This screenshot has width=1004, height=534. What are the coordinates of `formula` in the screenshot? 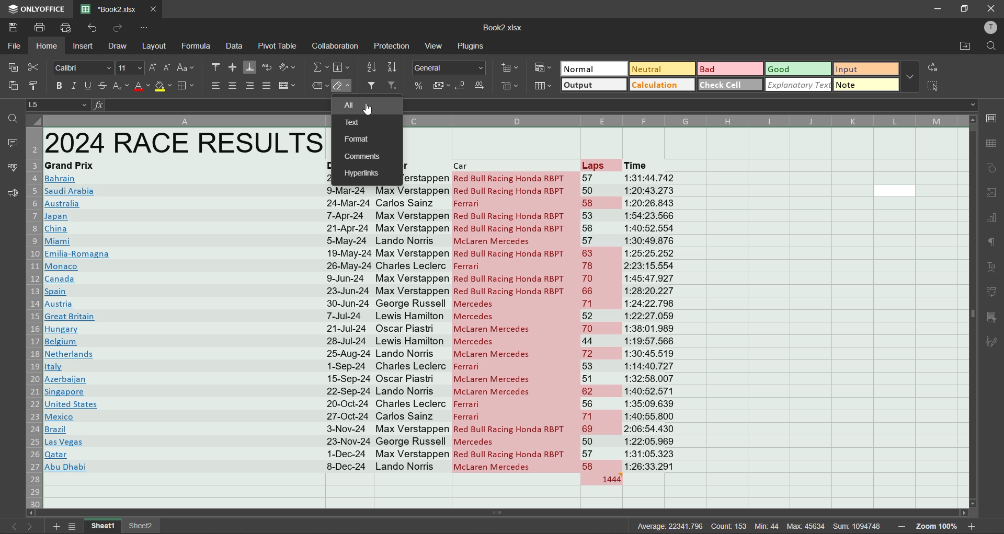 It's located at (198, 47).